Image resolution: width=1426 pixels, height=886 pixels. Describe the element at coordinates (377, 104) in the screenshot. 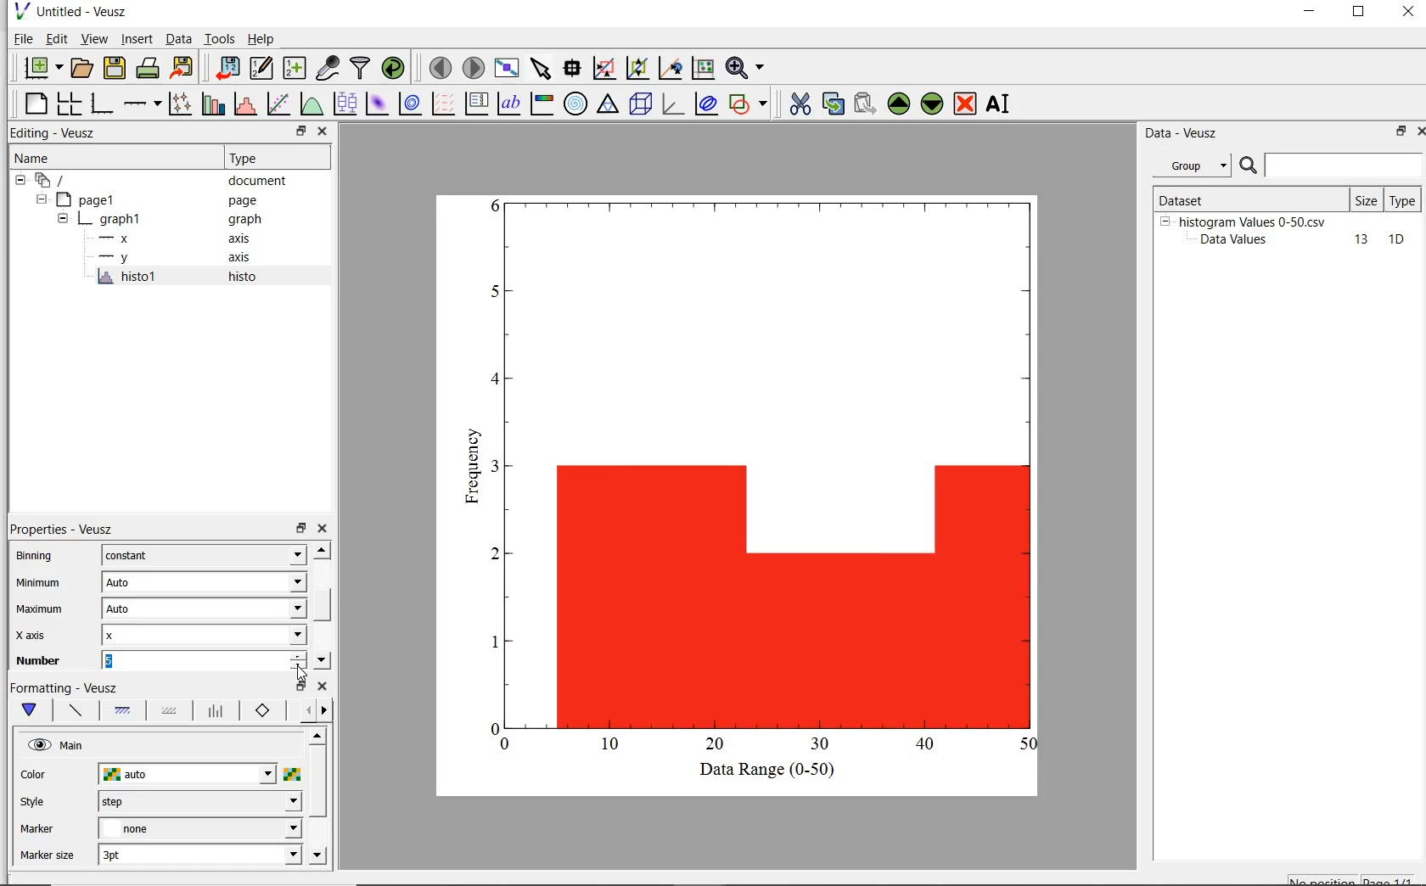

I see `plot 2d dataset as an image` at that location.